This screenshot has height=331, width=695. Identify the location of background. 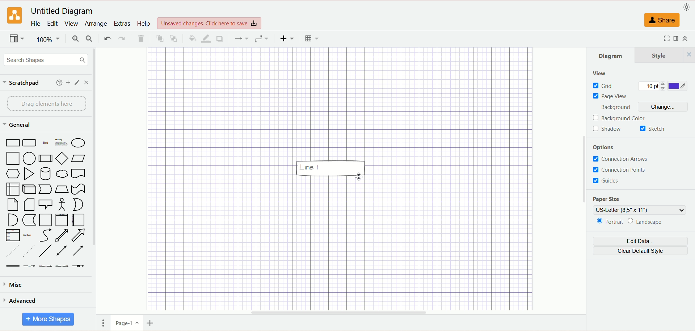
(616, 108).